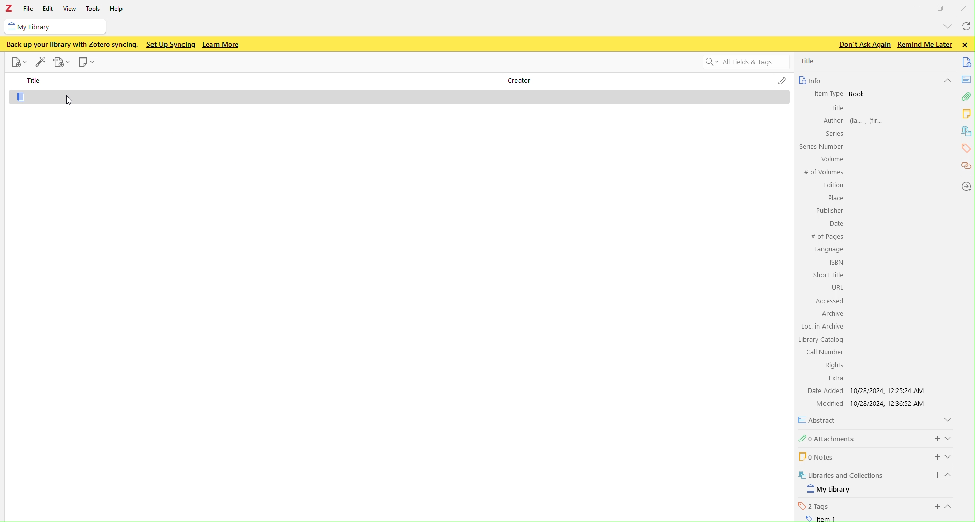  Describe the element at coordinates (836, 379) in the screenshot. I see `extra` at that location.